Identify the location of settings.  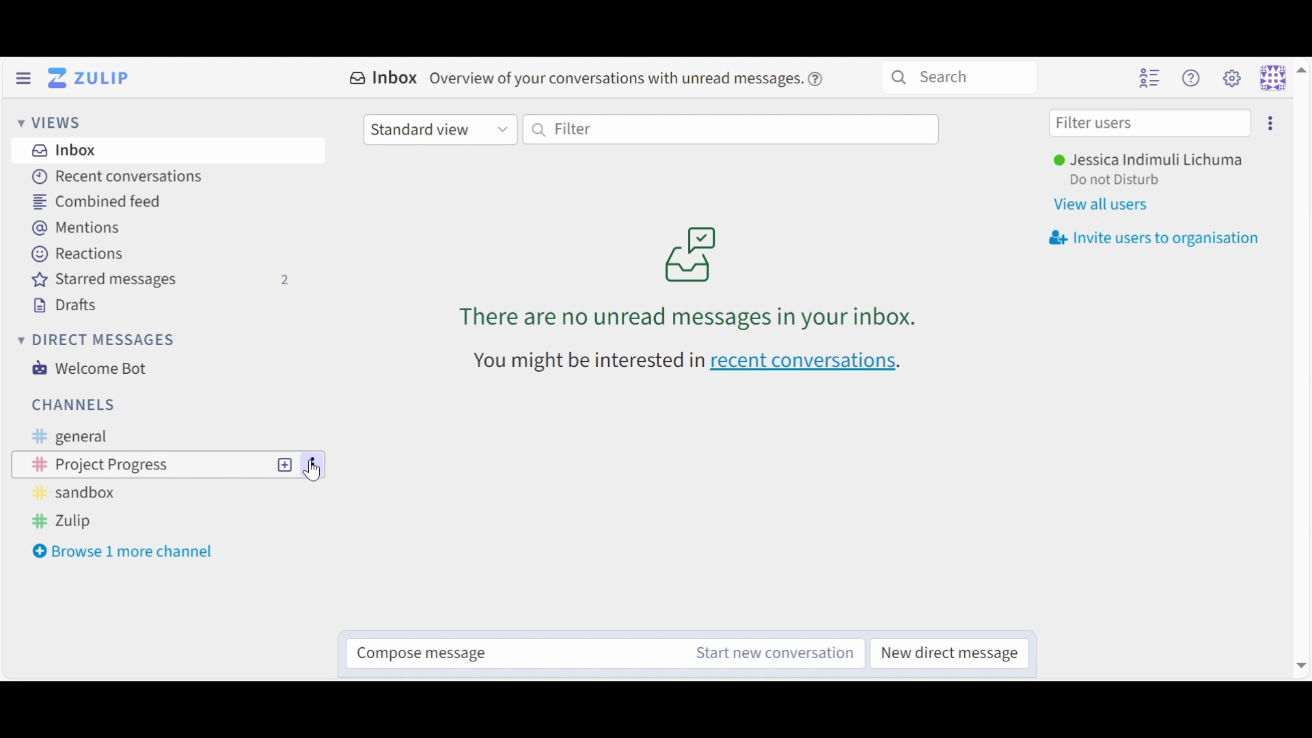
(1274, 124).